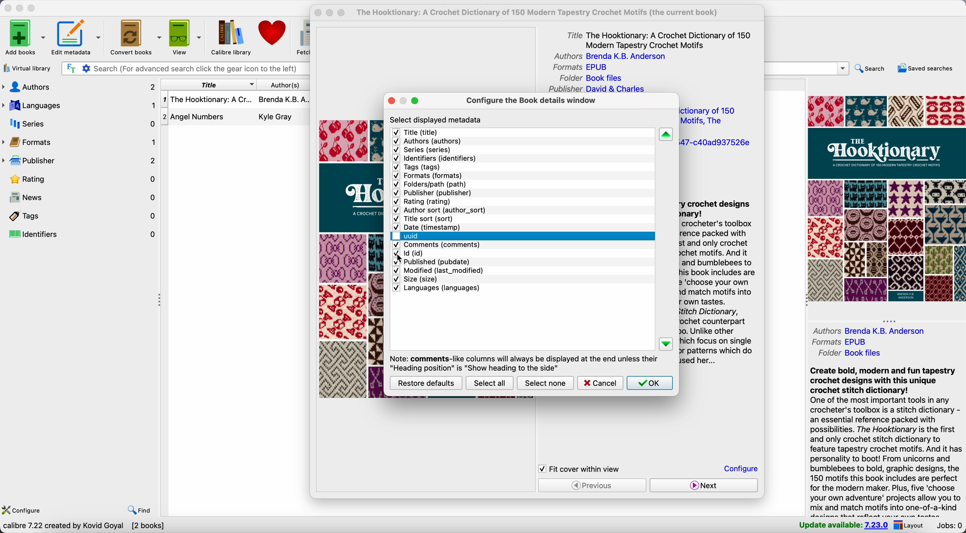 The height and width of the screenshot is (533, 966). I want to click on title, so click(207, 85).